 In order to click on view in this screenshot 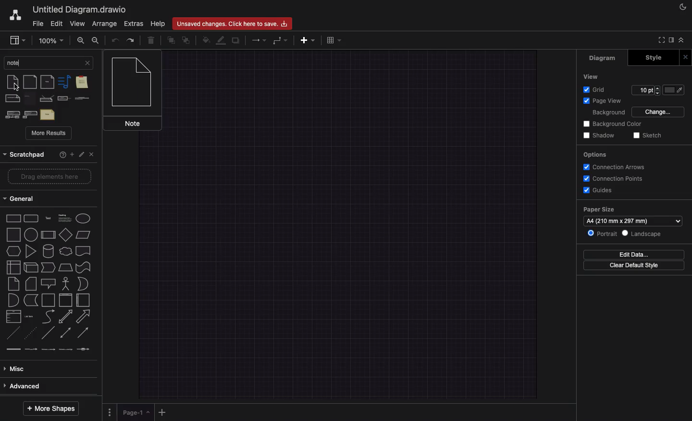, I will do `click(19, 39)`.